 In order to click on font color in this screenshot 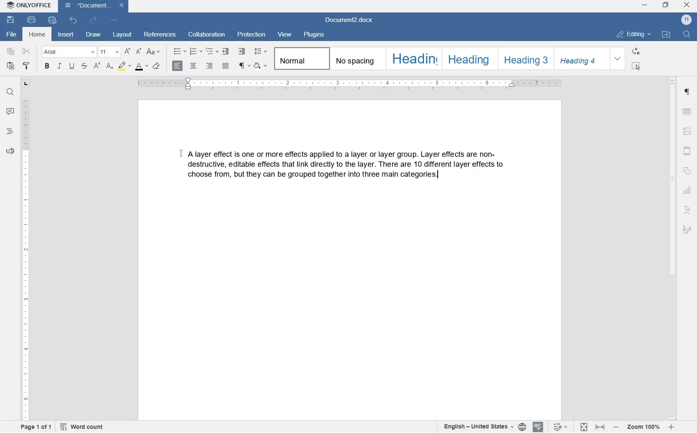, I will do `click(141, 67)`.